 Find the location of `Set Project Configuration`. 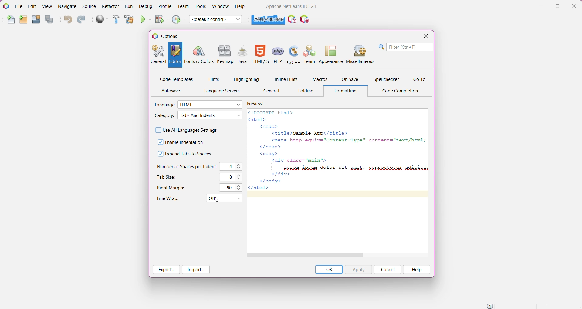

Set Project Configuration is located at coordinates (216, 19).